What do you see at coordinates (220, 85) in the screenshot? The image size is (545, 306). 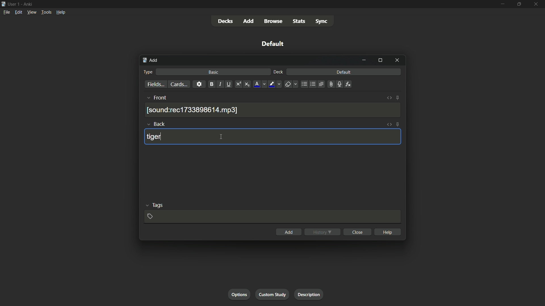 I see `italic` at bounding box center [220, 85].